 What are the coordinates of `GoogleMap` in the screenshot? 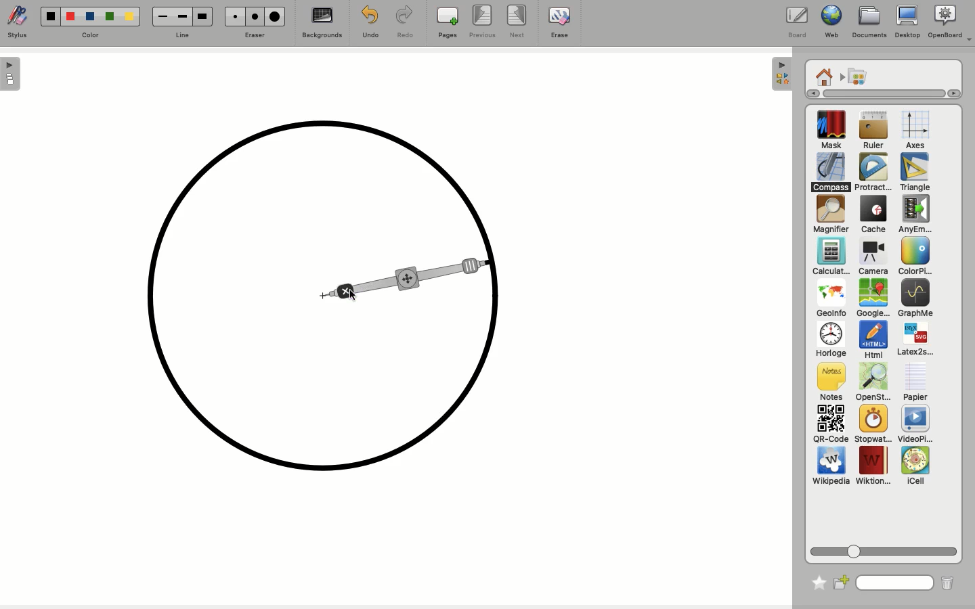 It's located at (873, 299).